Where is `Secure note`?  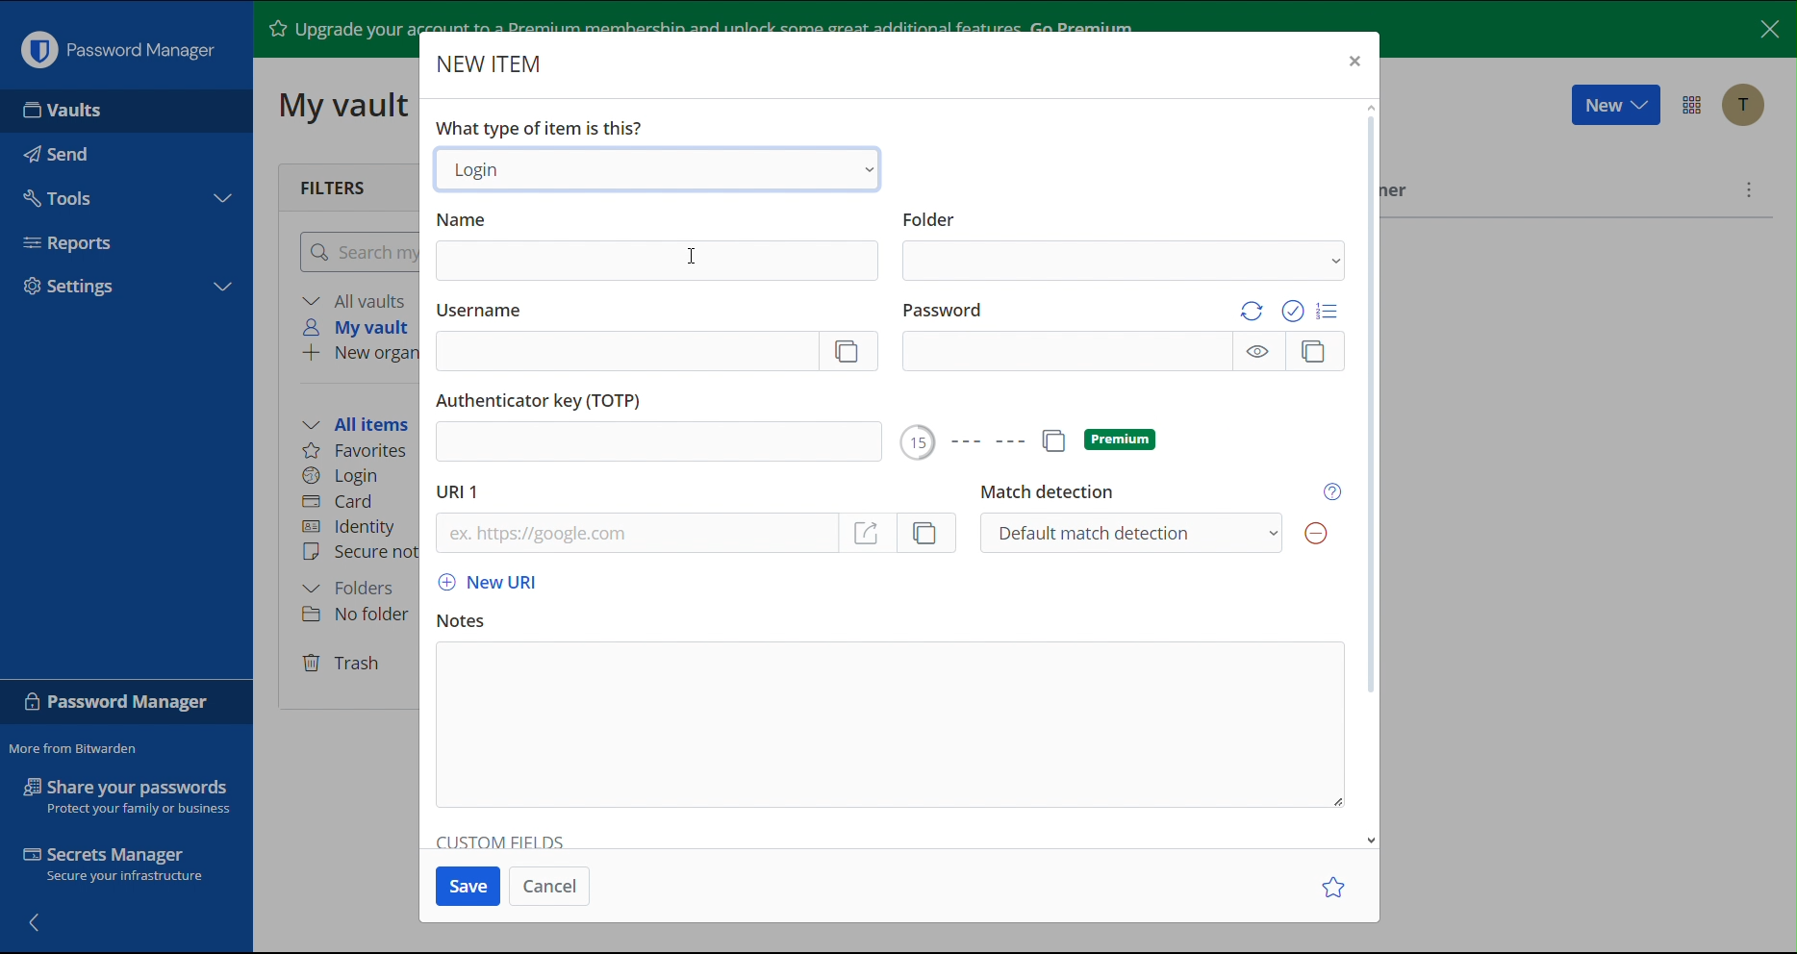 Secure note is located at coordinates (359, 549).